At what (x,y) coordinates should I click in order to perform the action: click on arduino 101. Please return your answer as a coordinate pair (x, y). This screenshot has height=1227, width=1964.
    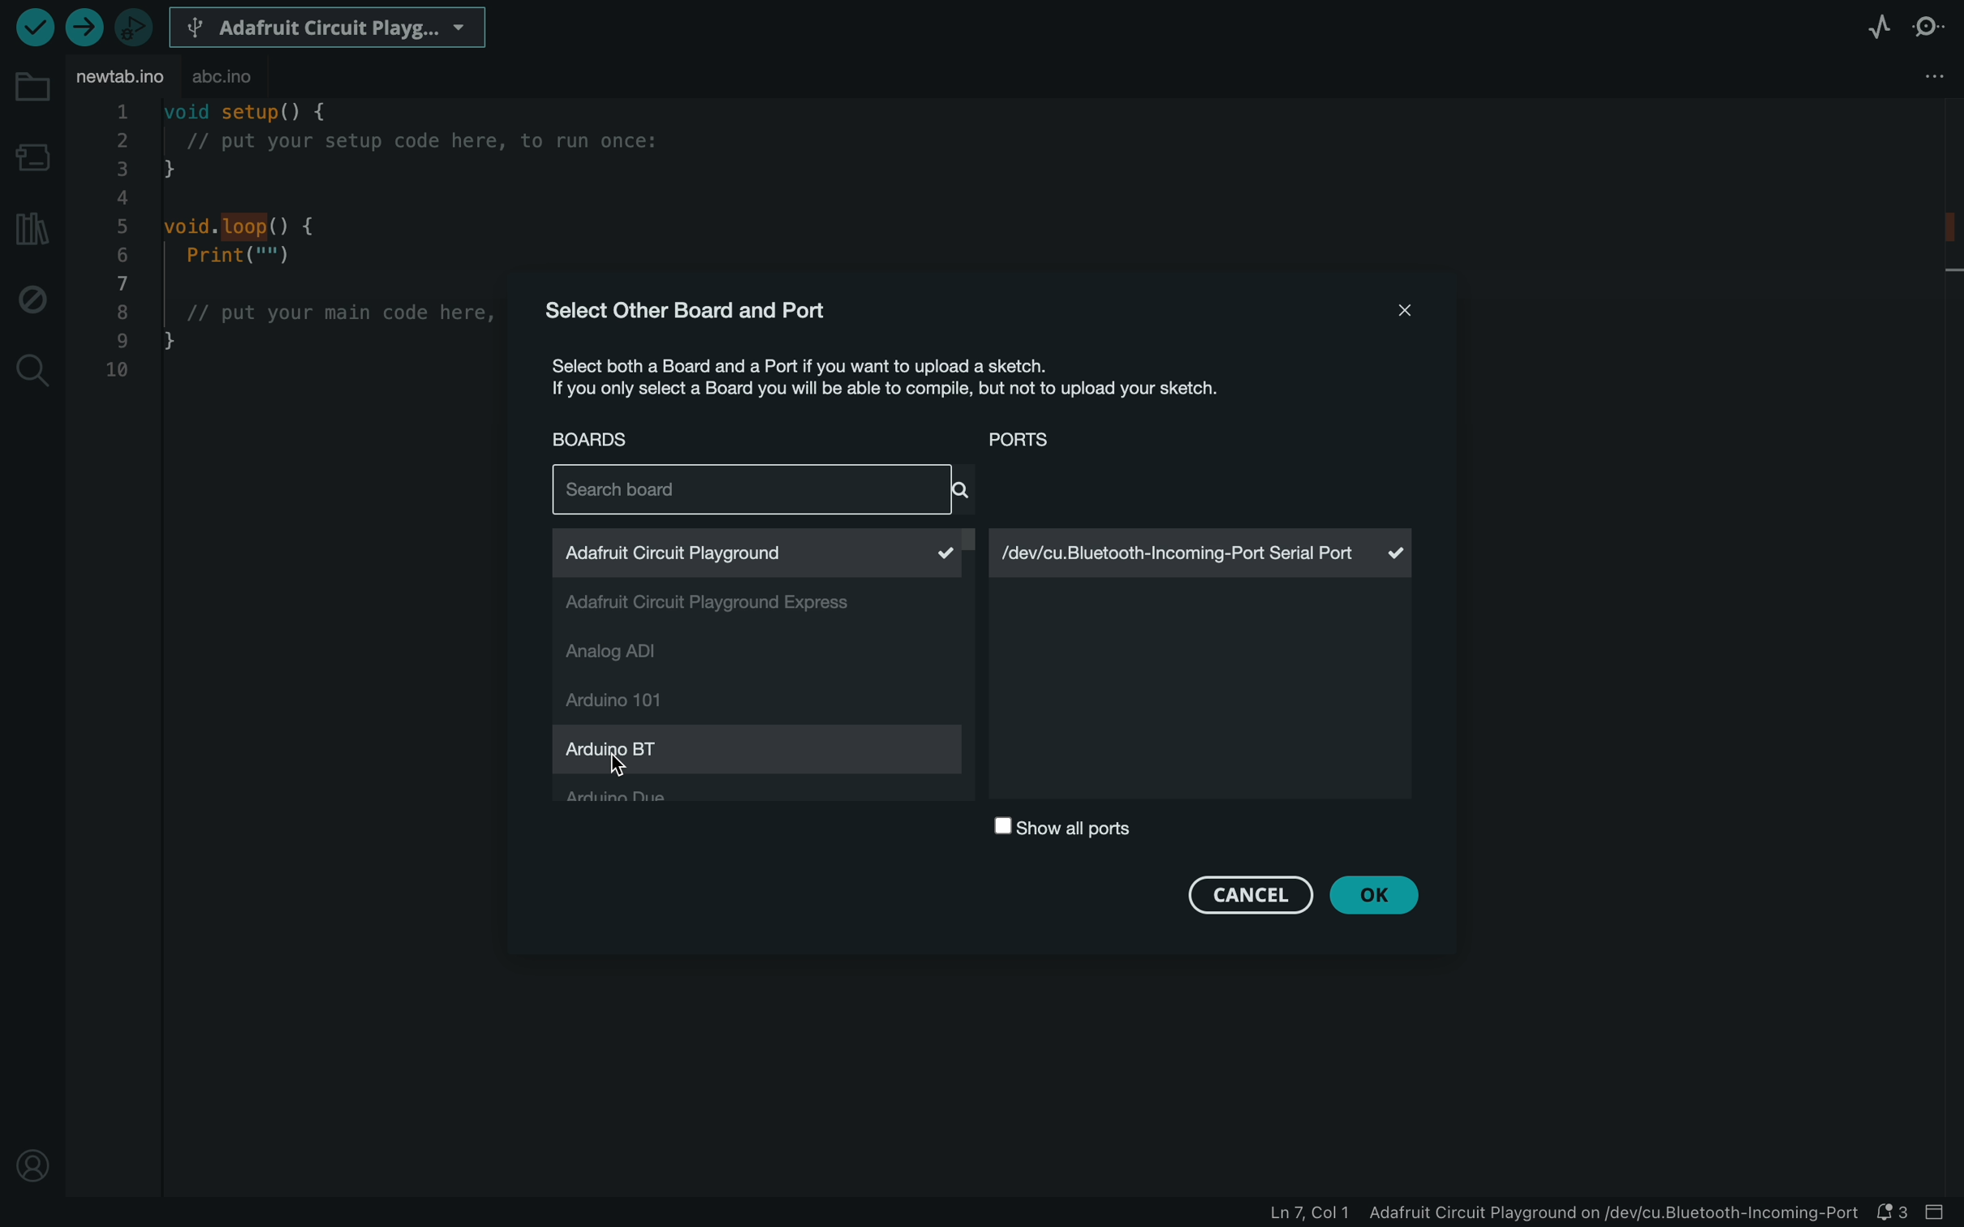
    Looking at the image, I should click on (627, 698).